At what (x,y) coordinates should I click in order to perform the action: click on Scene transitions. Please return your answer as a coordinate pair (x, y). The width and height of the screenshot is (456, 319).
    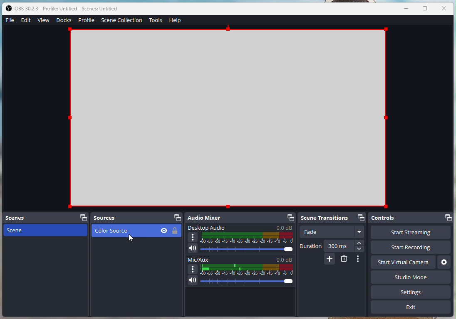
    Looking at the image, I should click on (334, 218).